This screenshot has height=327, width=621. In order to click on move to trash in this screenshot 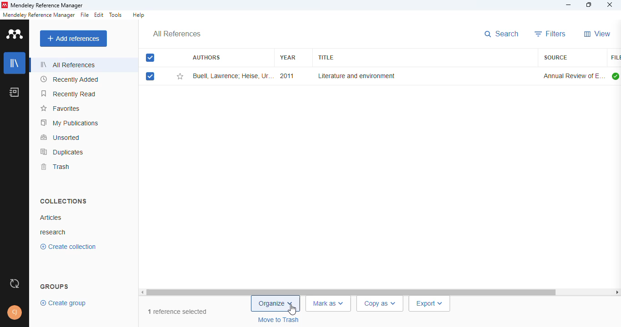, I will do `click(279, 320)`.